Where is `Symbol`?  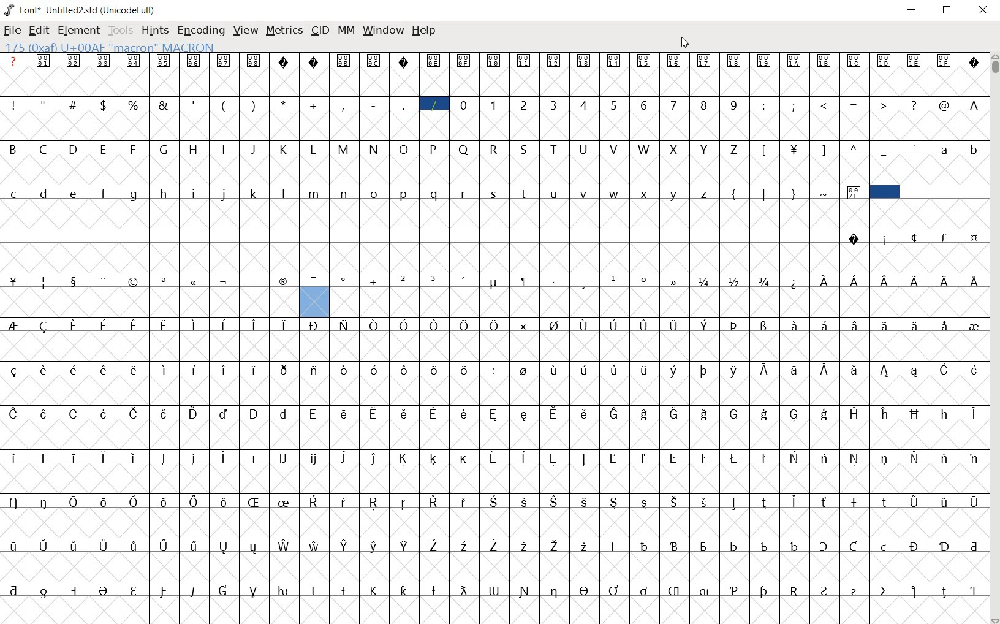 Symbol is located at coordinates (495, 326).